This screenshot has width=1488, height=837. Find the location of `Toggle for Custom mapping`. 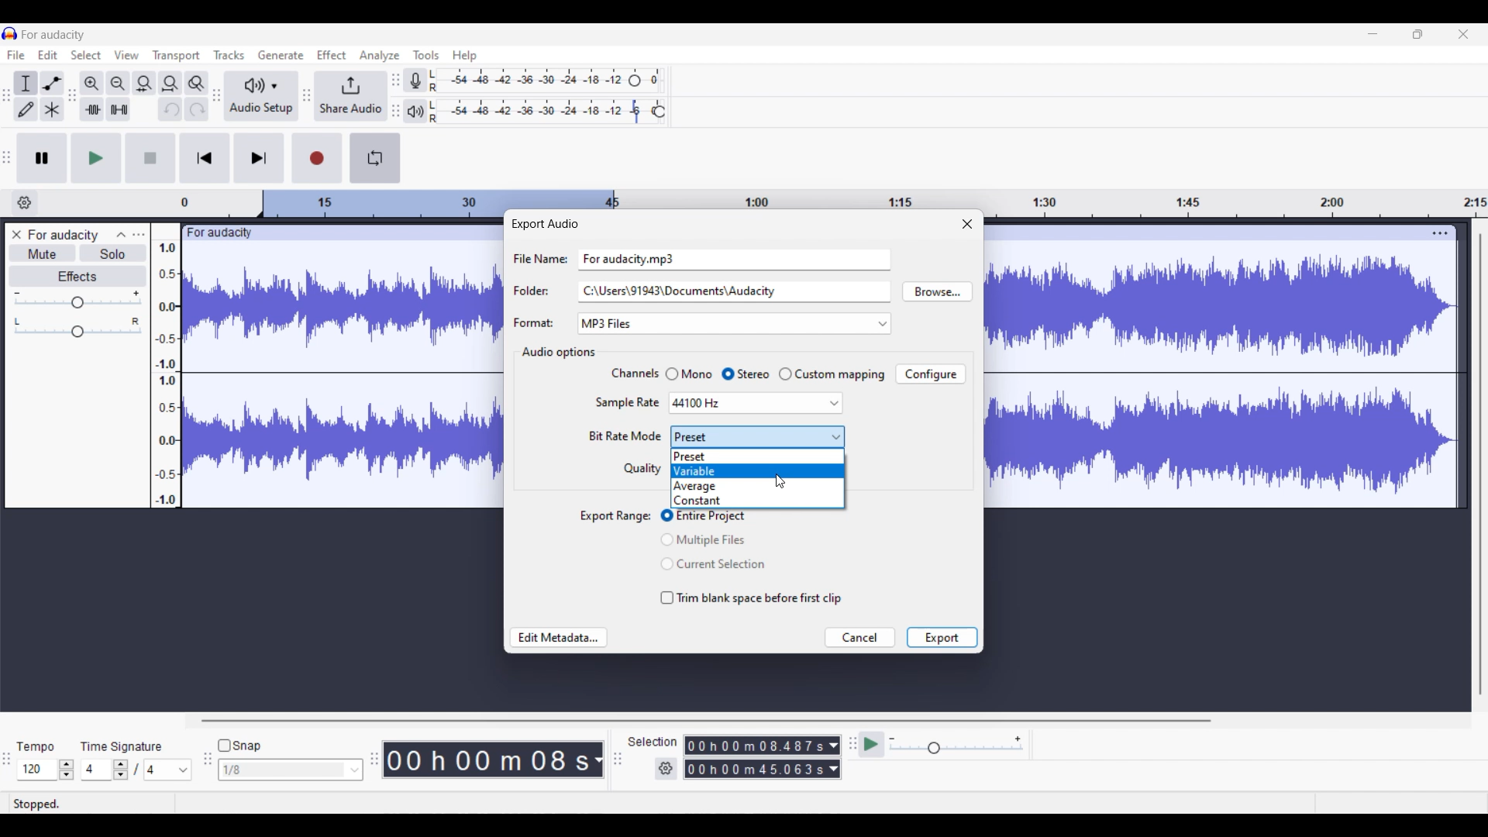

Toggle for Custom mapping is located at coordinates (832, 374).